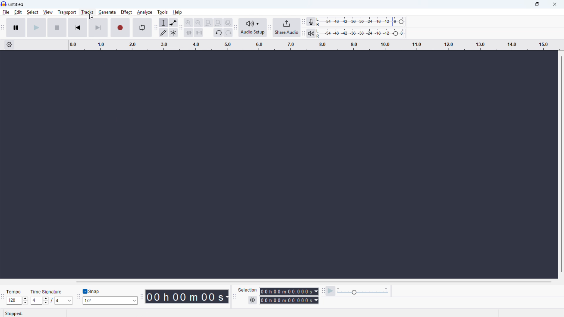 The image size is (564, 317). Describe the element at coordinates (323, 291) in the screenshot. I see `Play at speed toolbar ` at that location.